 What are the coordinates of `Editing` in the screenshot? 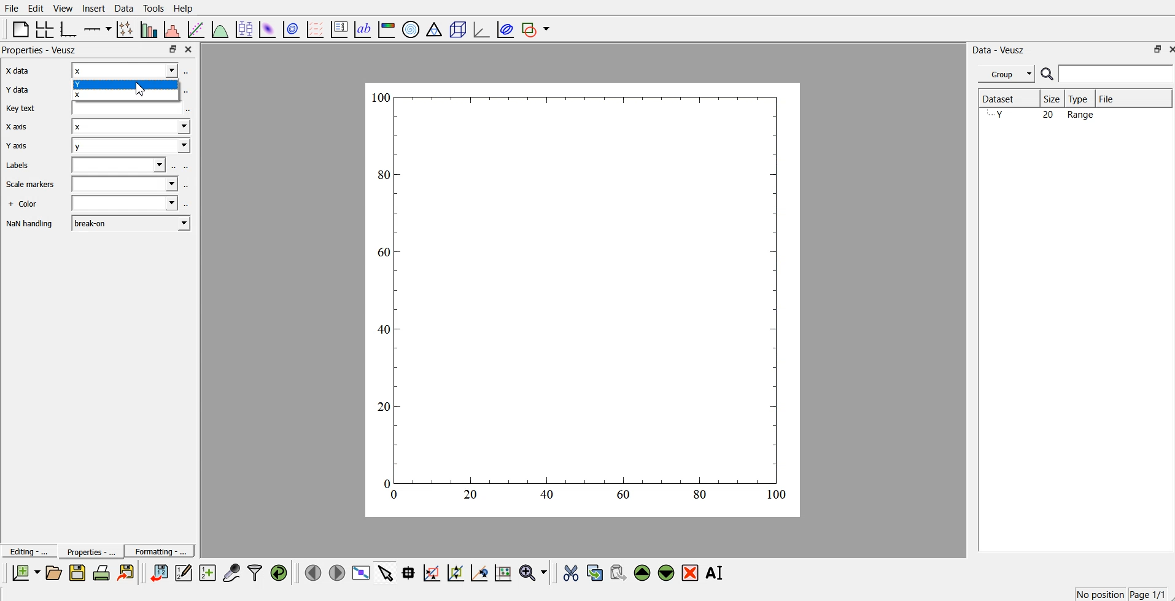 It's located at (28, 550).